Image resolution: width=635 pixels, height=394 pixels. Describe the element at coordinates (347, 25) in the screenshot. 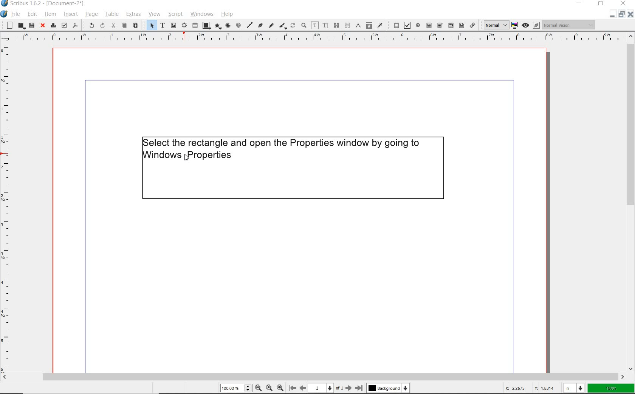

I see `unlink text frames` at that location.